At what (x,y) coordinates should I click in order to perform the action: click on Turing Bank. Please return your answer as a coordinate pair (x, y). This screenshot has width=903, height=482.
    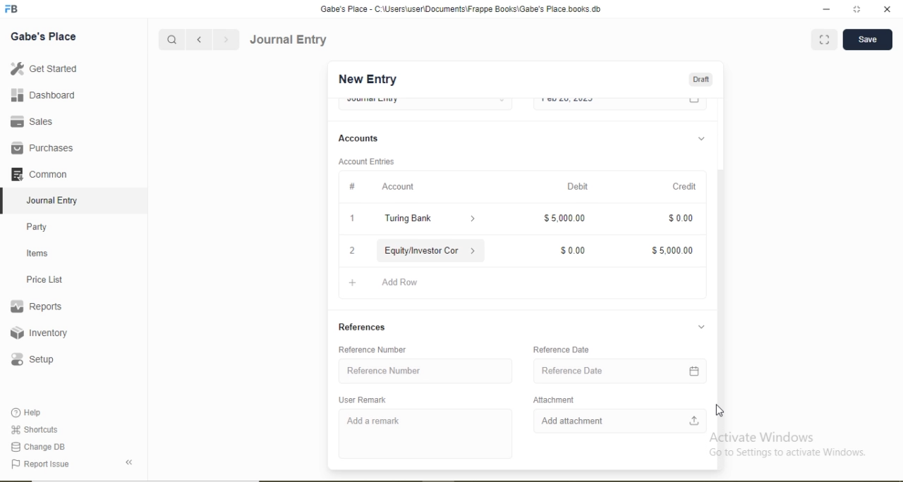
    Looking at the image, I should click on (408, 219).